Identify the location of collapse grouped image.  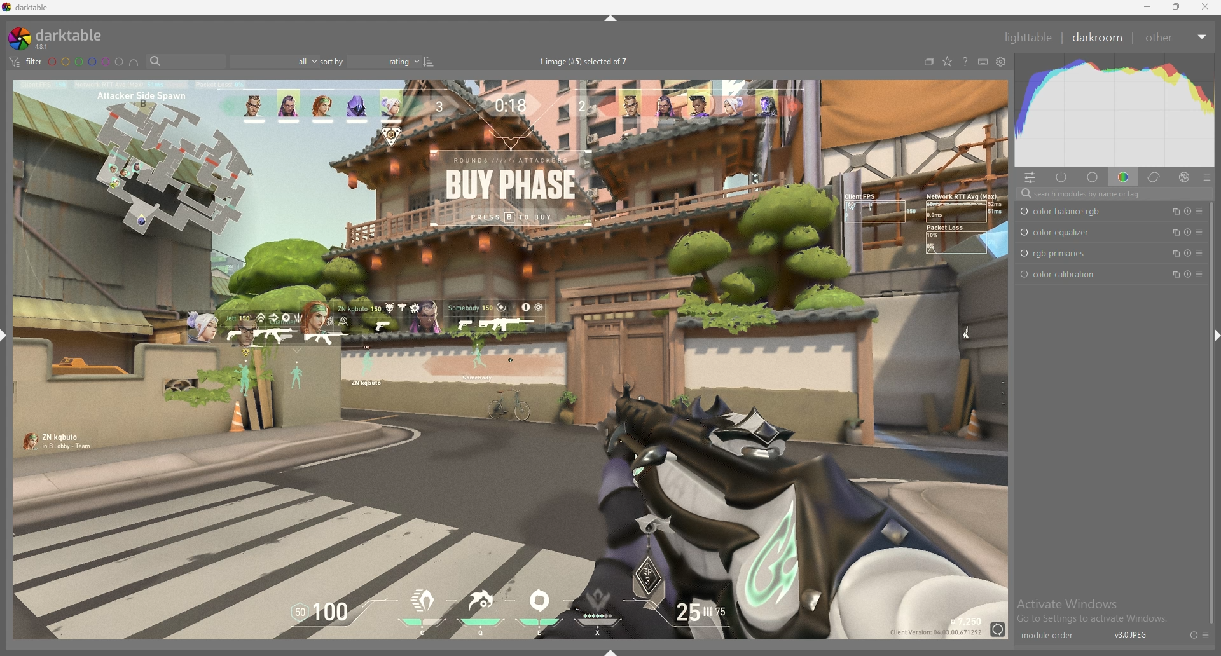
(929, 62).